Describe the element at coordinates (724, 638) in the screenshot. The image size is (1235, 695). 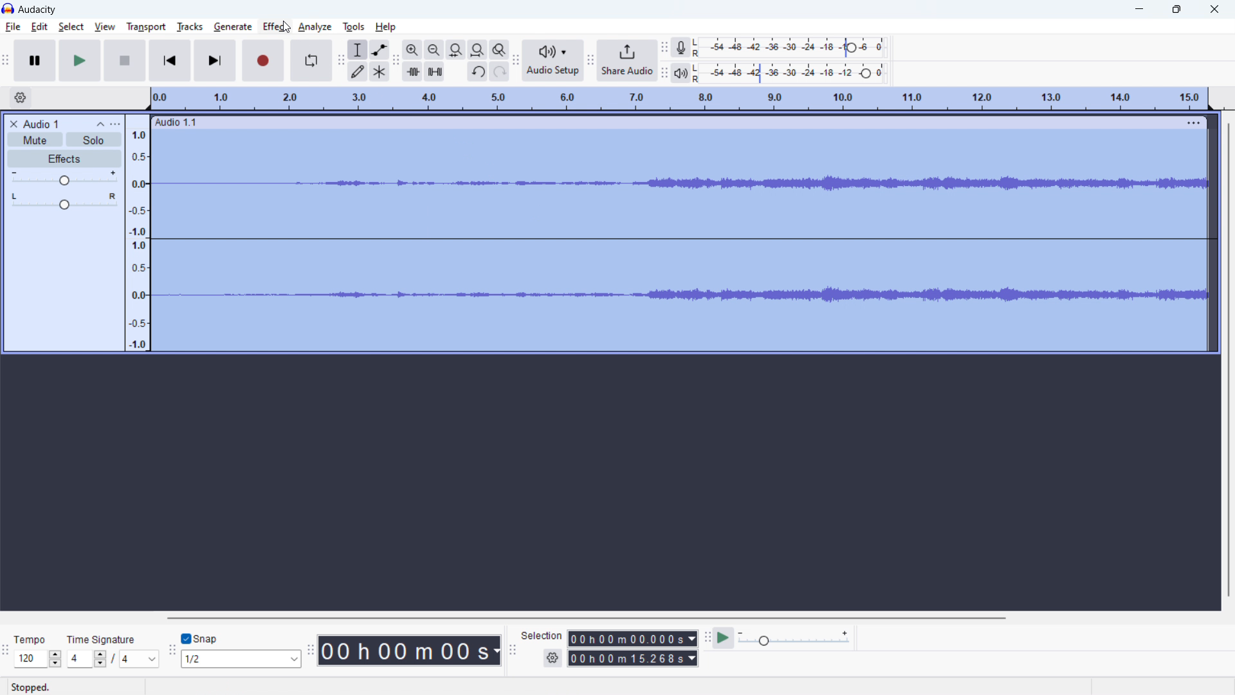
I see `play at speed` at that location.